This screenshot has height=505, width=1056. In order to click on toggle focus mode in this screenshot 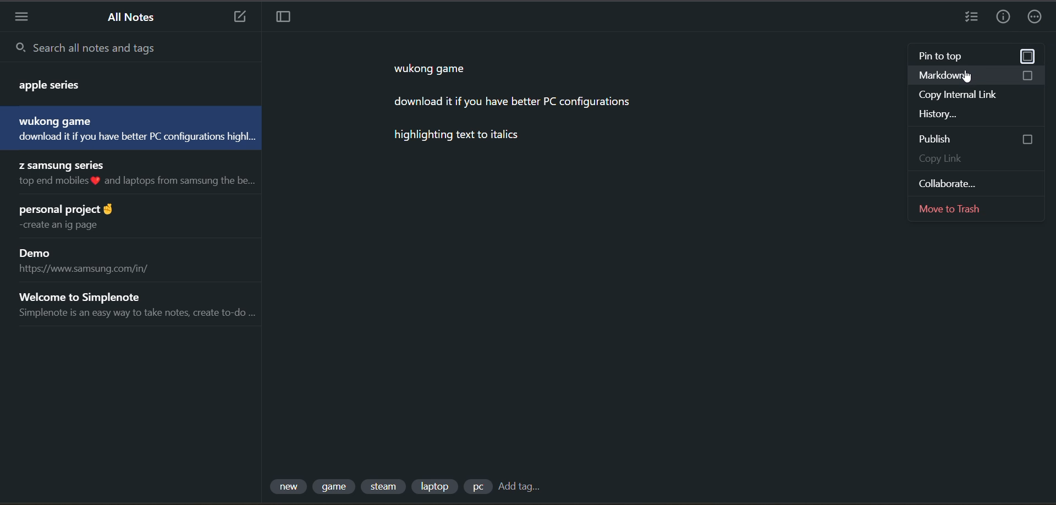, I will do `click(284, 18)`.